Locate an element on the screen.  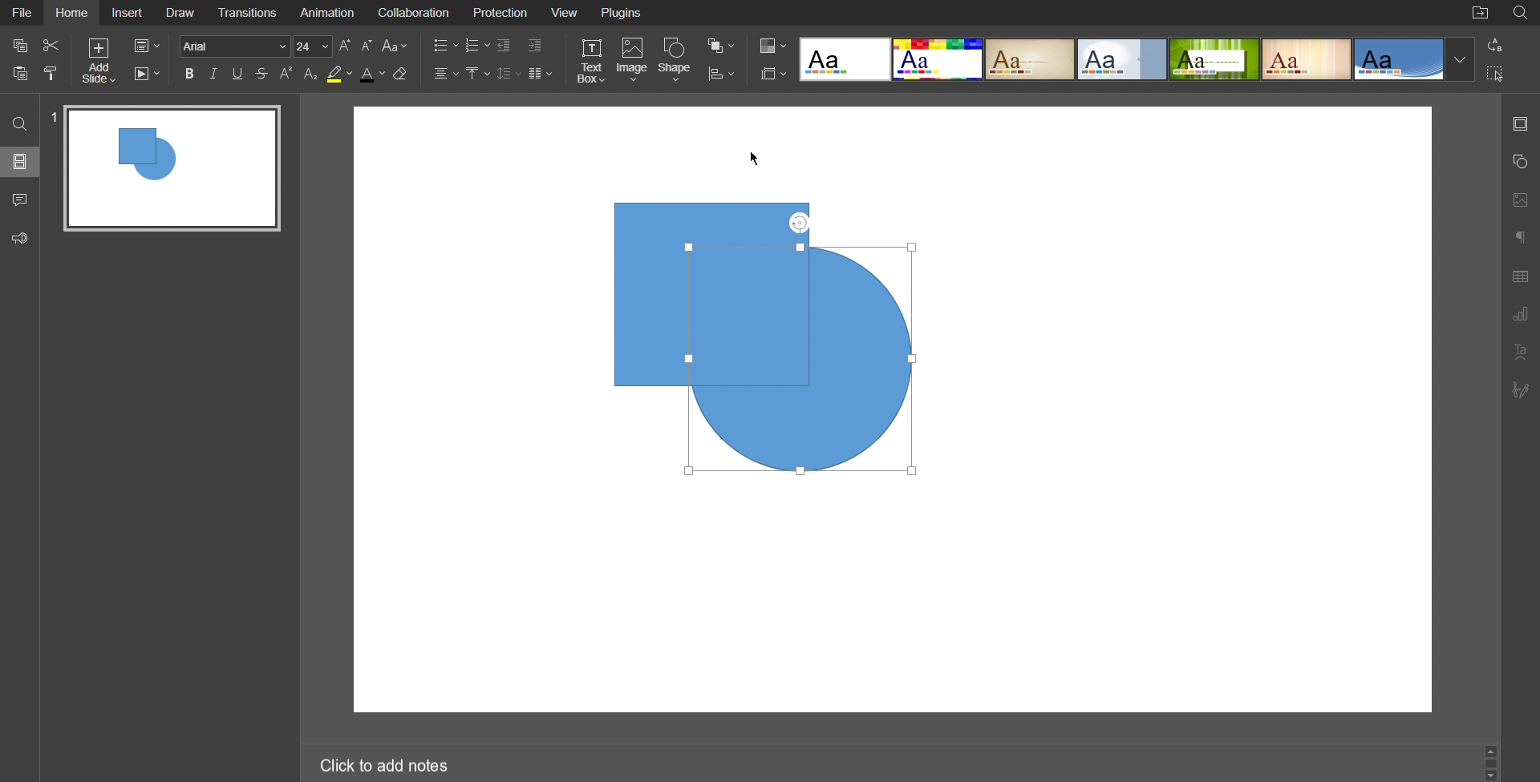
Slide Settings is located at coordinates (774, 73).